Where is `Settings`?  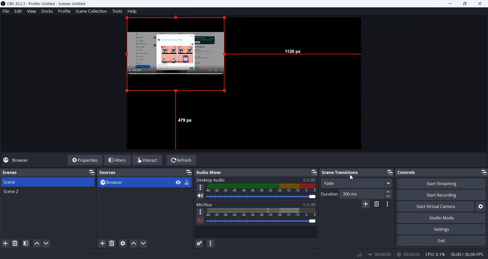 Settings is located at coordinates (442, 229).